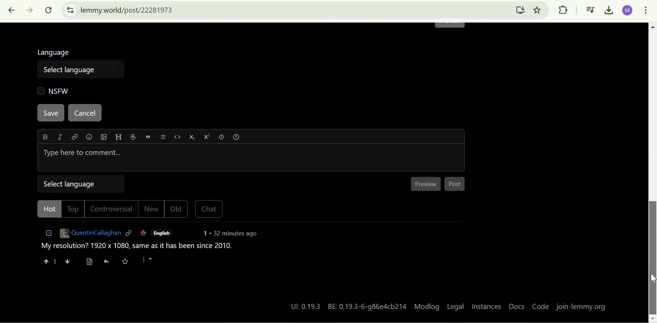 This screenshot has height=323, width=657. I want to click on Hot, so click(47, 210).